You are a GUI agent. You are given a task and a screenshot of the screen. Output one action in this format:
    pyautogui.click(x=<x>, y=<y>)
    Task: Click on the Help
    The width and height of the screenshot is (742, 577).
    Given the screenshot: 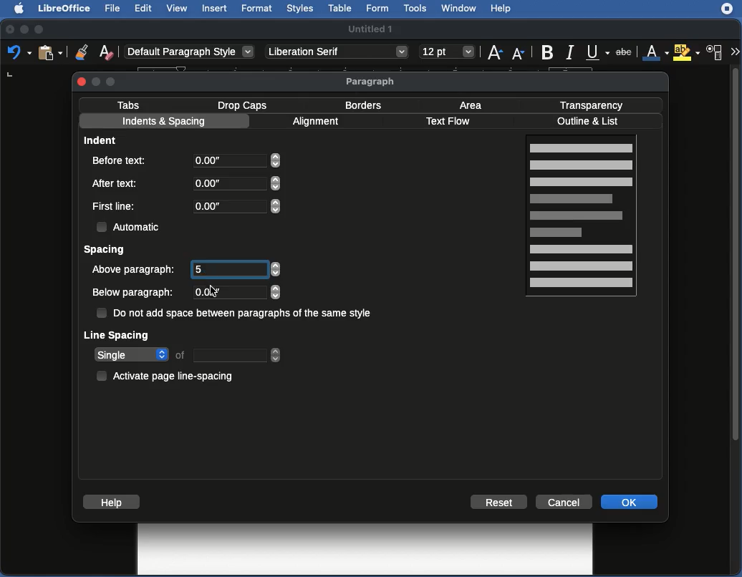 What is the action you would take?
    pyautogui.click(x=111, y=502)
    